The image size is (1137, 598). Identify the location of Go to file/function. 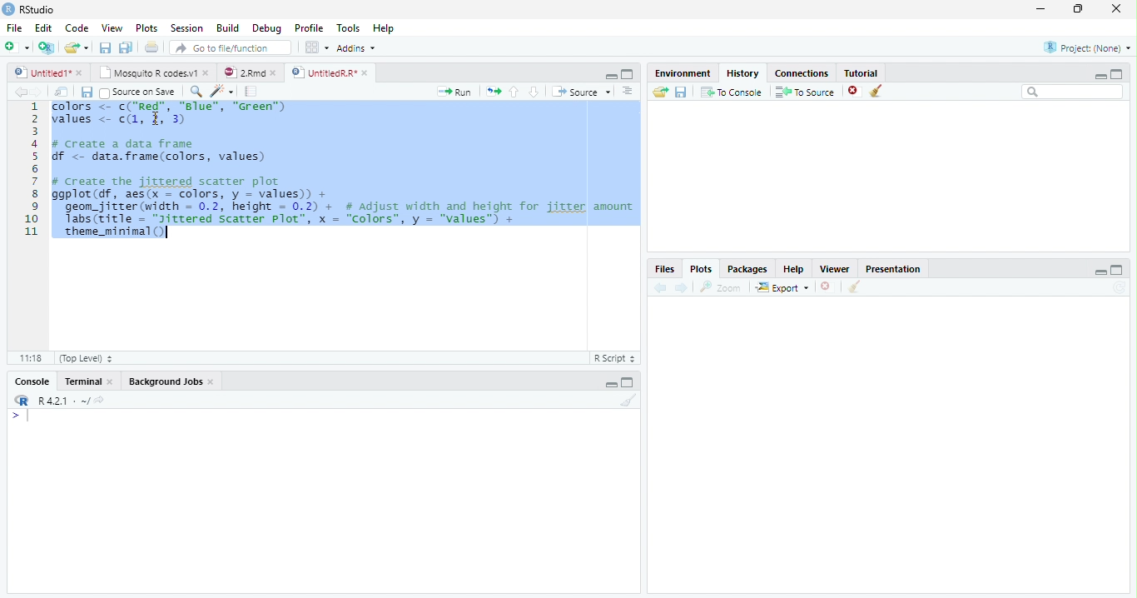
(231, 47).